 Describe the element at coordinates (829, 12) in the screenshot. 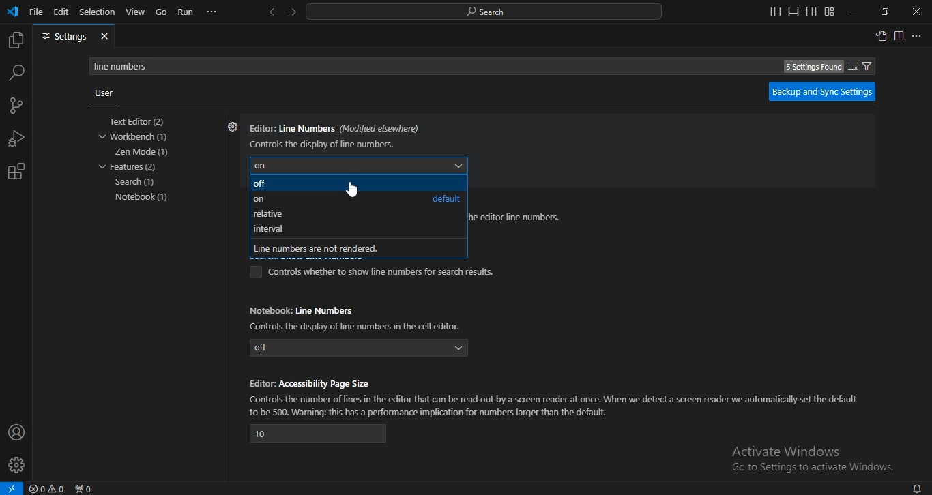

I see `customize layout` at that location.